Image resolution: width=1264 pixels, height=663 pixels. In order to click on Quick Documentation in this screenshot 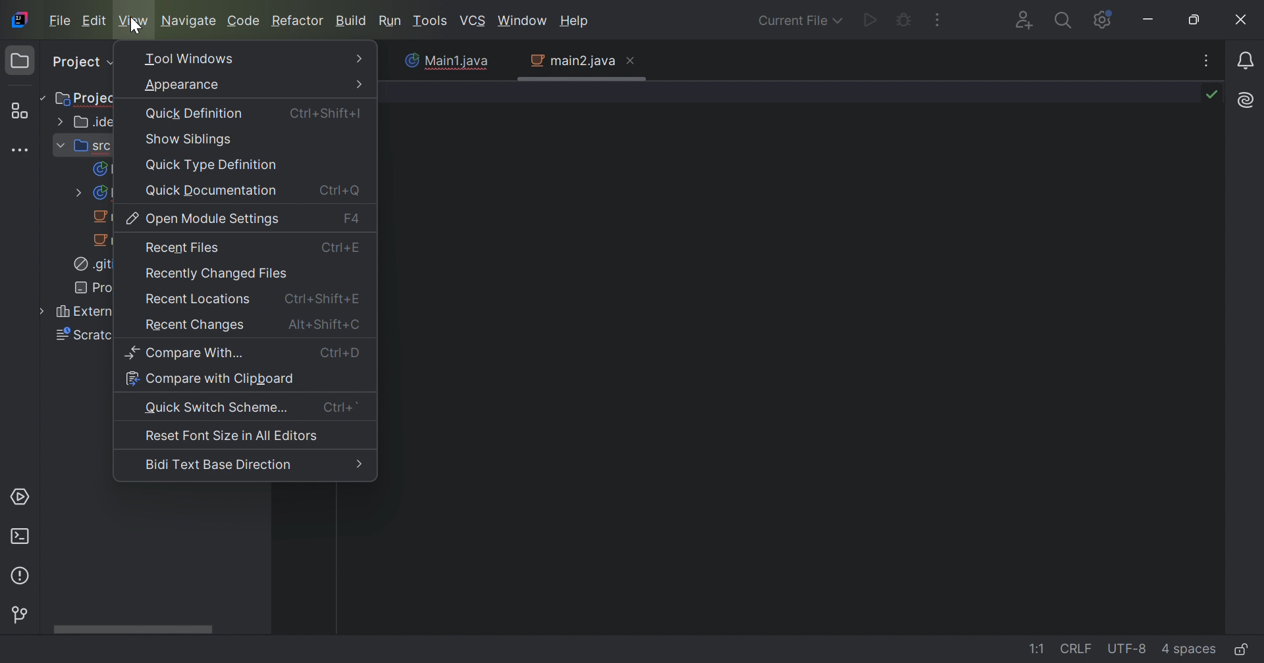, I will do `click(210, 191)`.